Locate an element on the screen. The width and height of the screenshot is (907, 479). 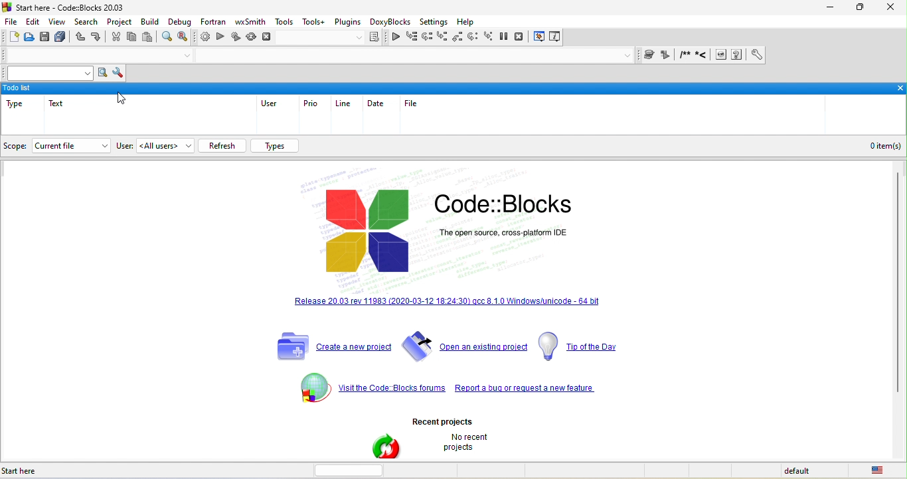
horizontal scroll bar is located at coordinates (355, 470).